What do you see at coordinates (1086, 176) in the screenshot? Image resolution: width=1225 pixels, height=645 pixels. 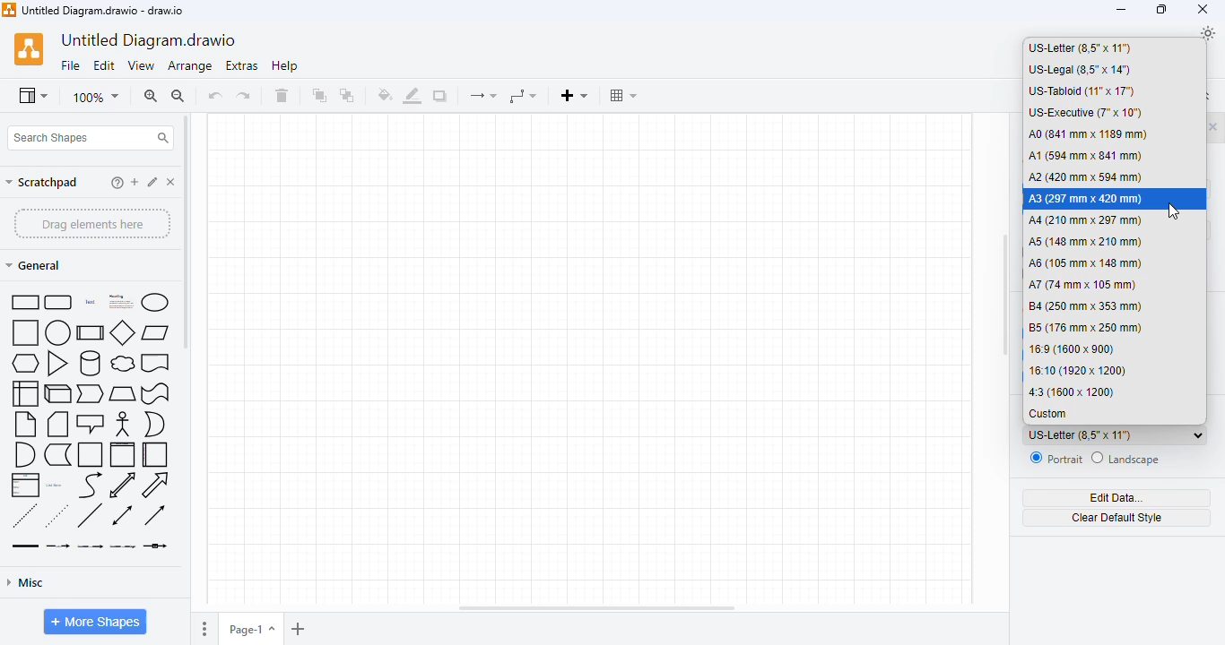 I see `A2` at bounding box center [1086, 176].